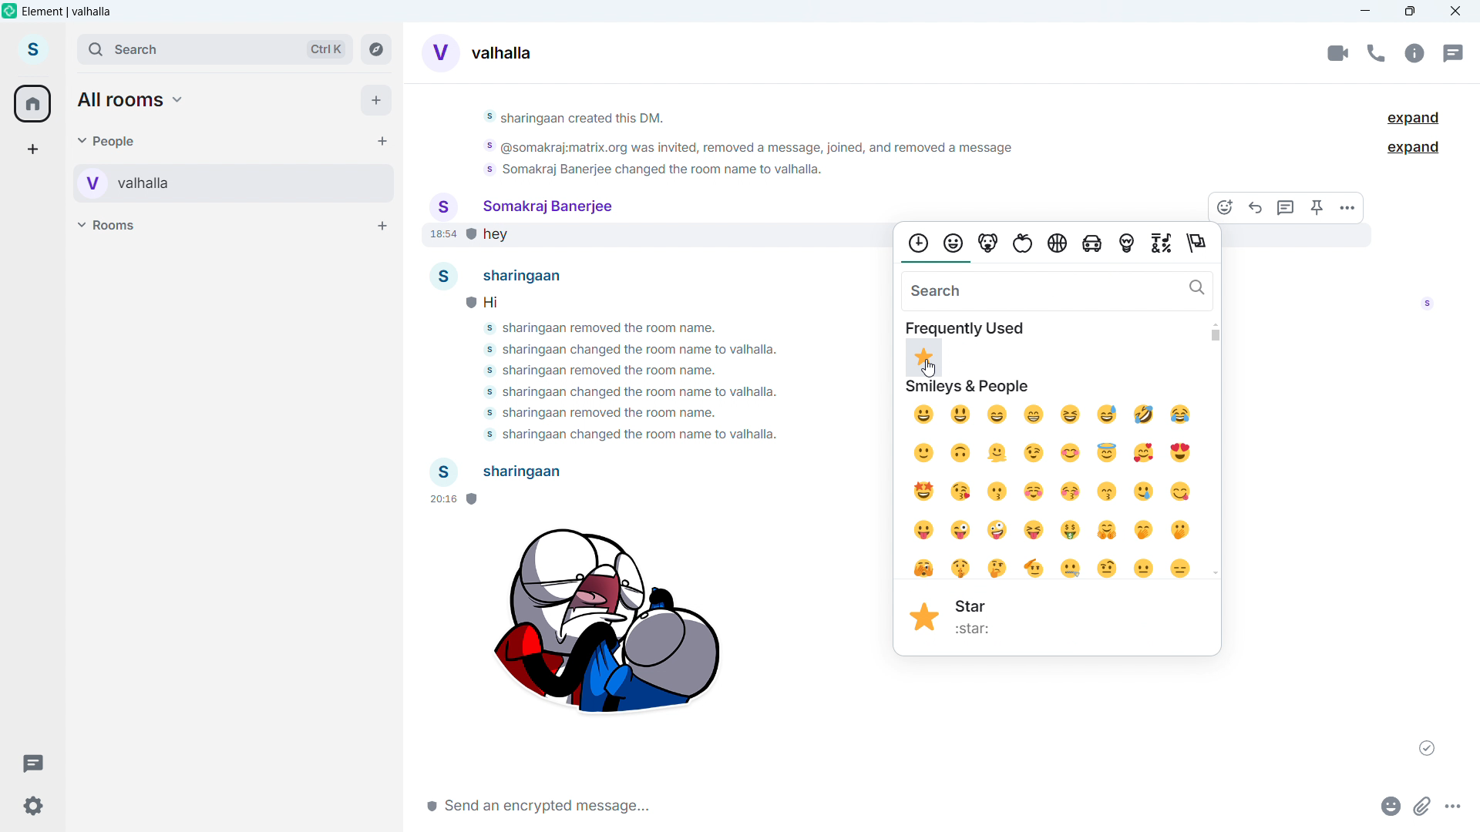  I want to click on Chat options , so click(1414, 53).